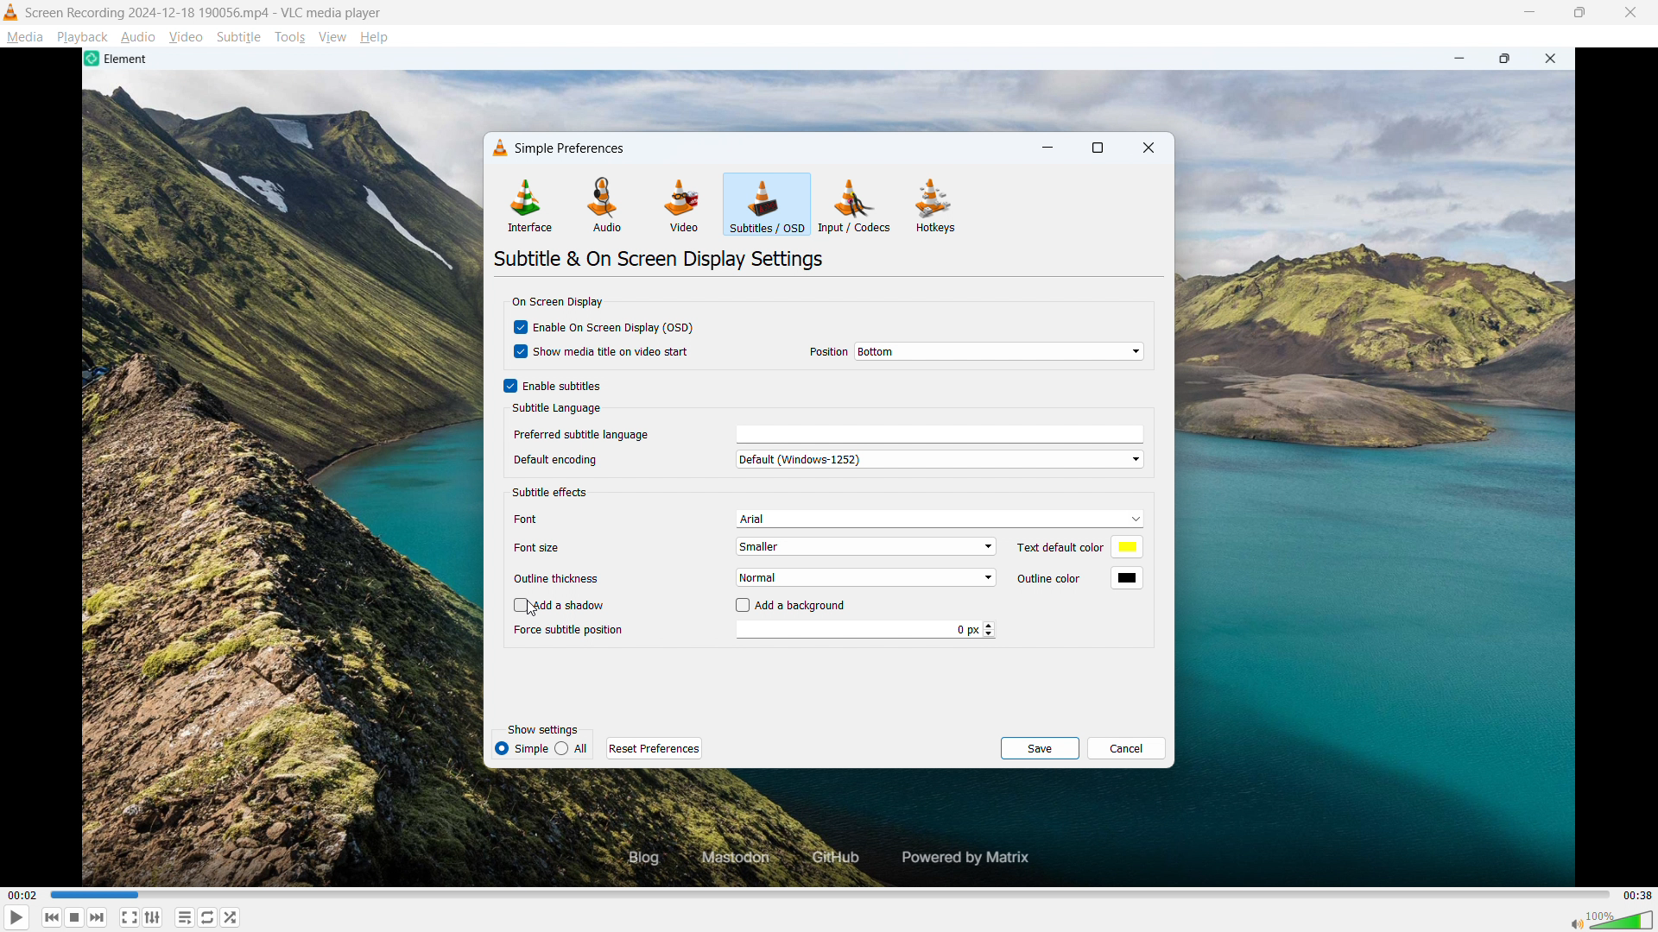 The width and height of the screenshot is (1658, 932). Describe the element at coordinates (867, 629) in the screenshot. I see `0px` at that location.